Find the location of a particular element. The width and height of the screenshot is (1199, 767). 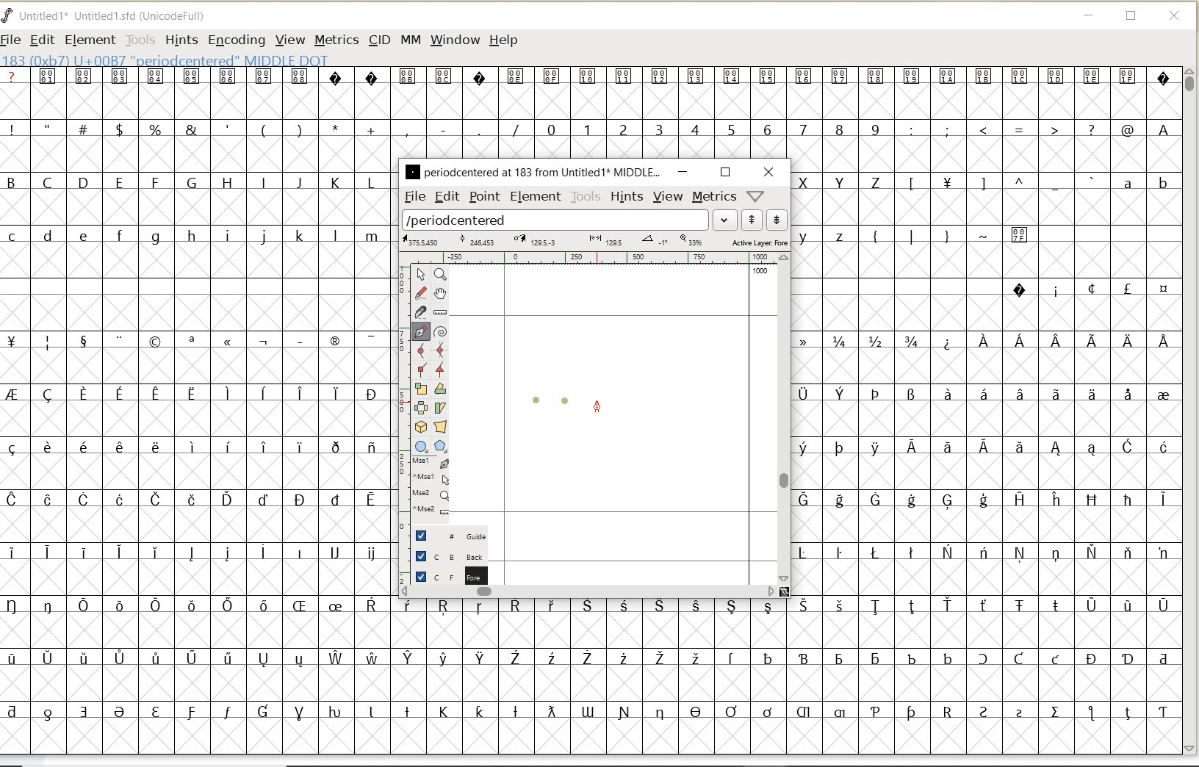

MINIMIZE is located at coordinates (1090, 18).